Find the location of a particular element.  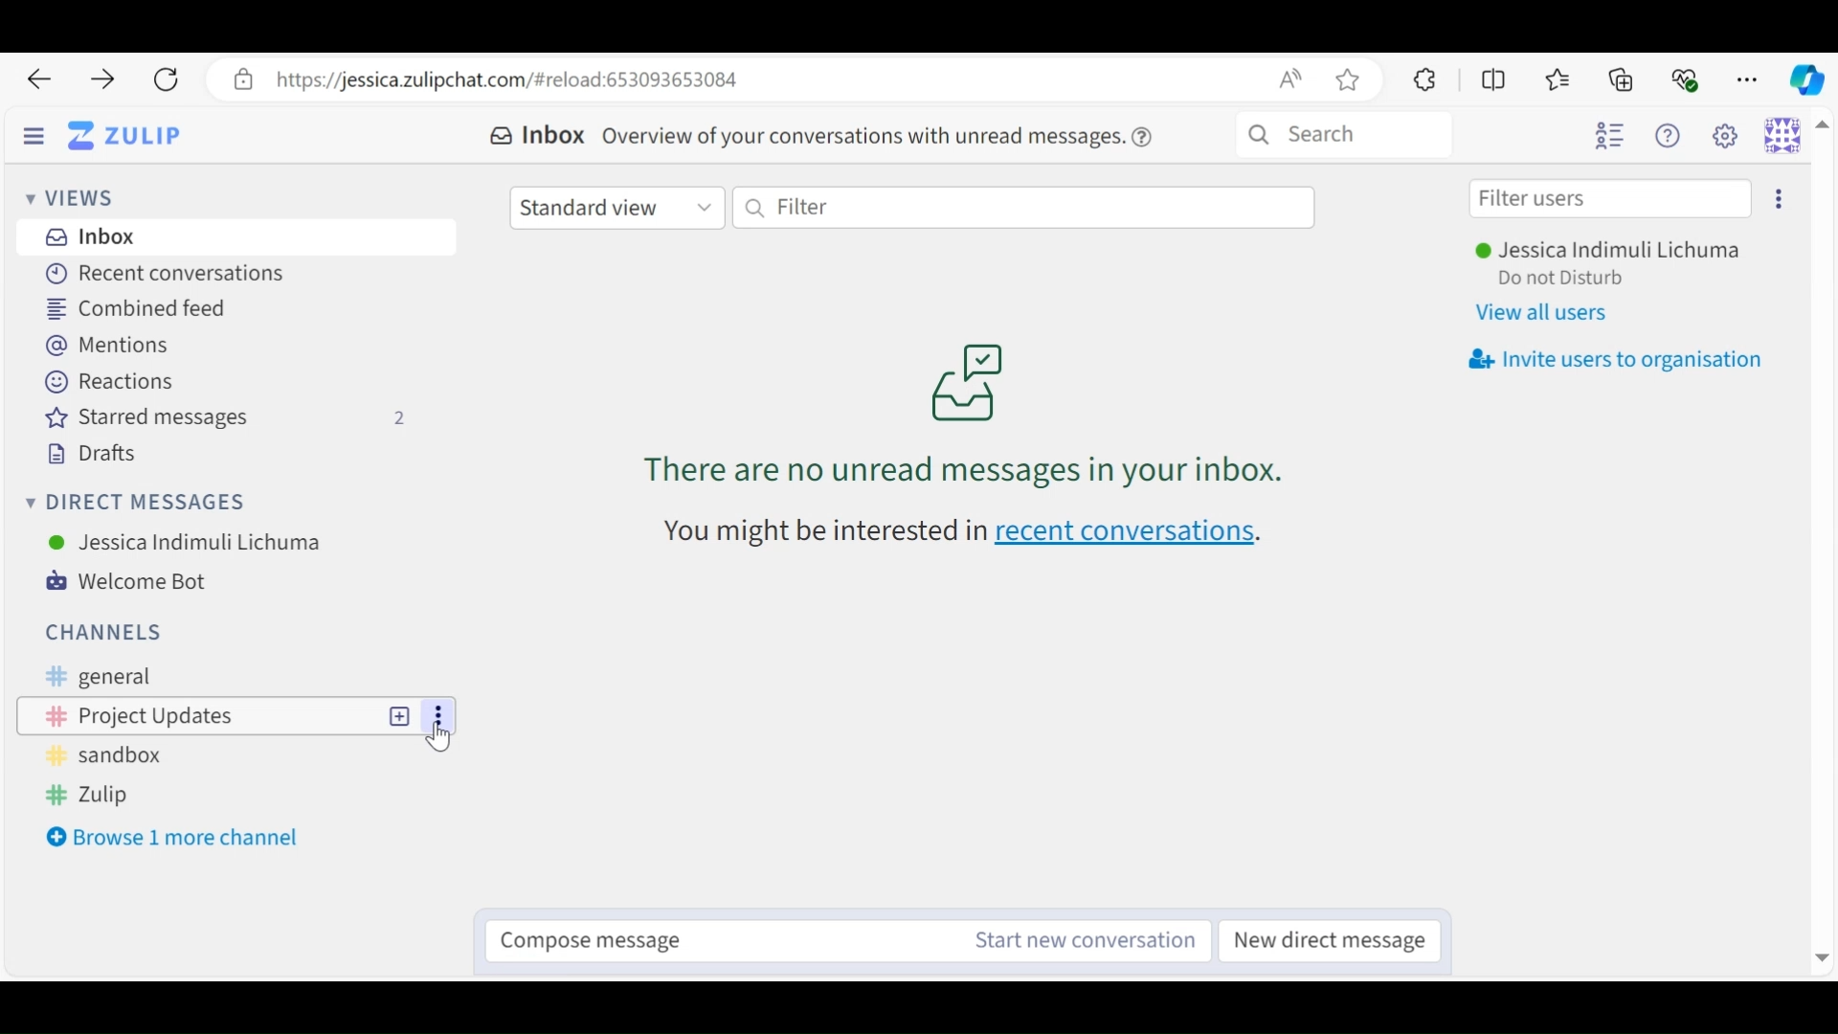

Hide  is located at coordinates (34, 138).